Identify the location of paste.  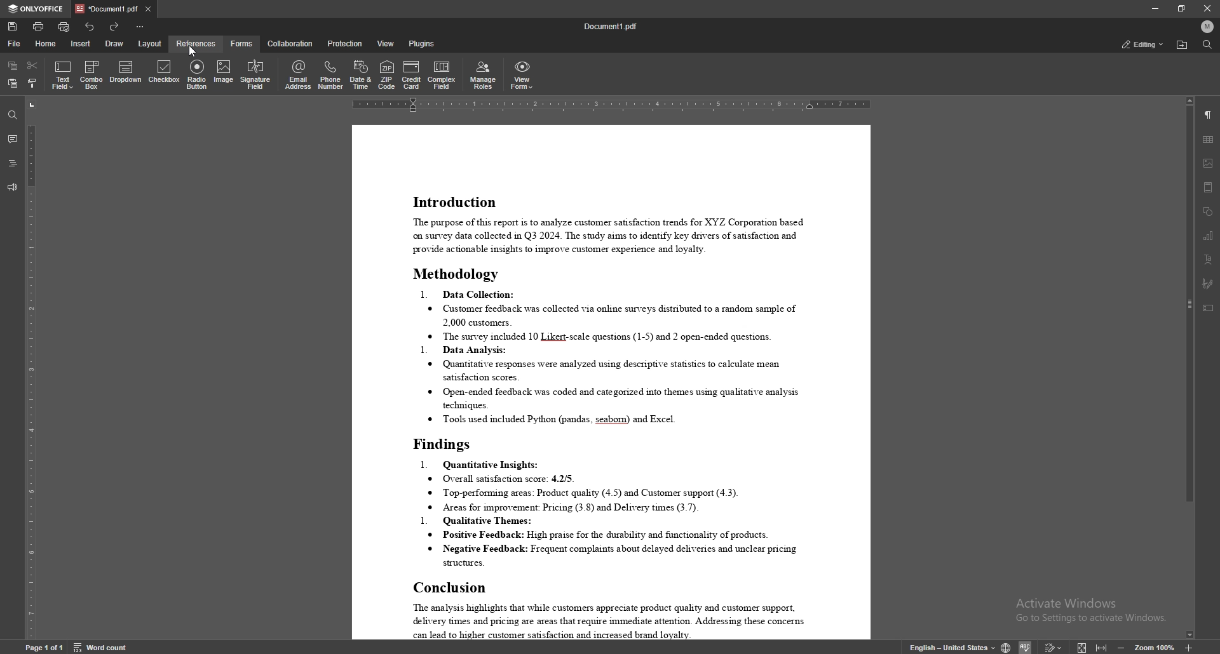
(13, 83).